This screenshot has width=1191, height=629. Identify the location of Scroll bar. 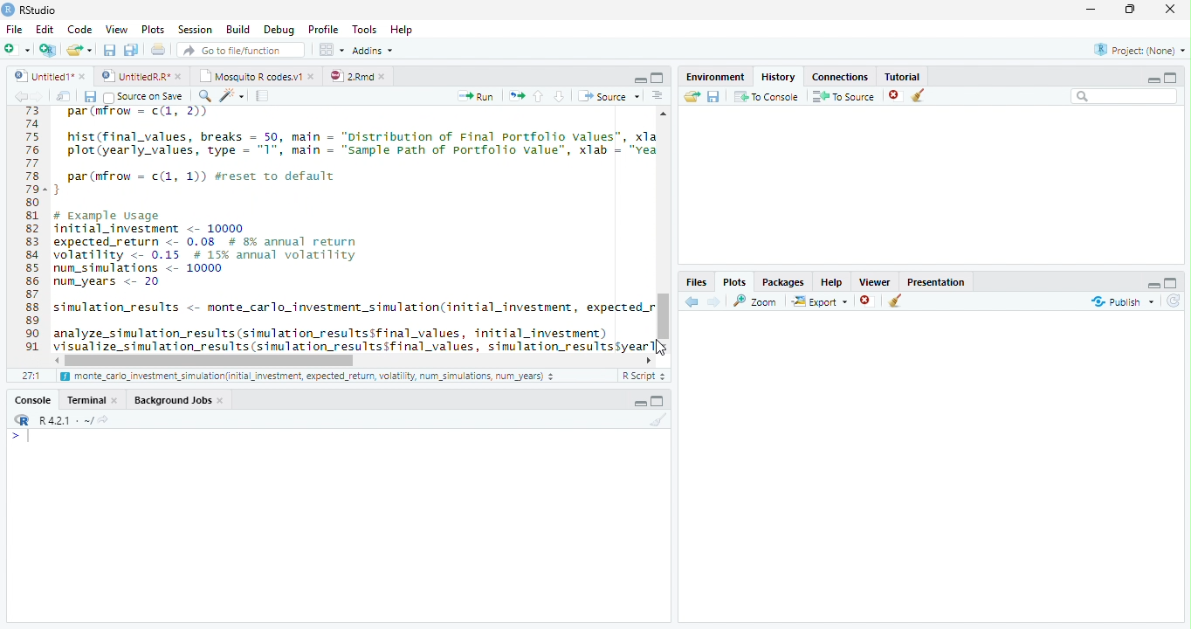
(213, 360).